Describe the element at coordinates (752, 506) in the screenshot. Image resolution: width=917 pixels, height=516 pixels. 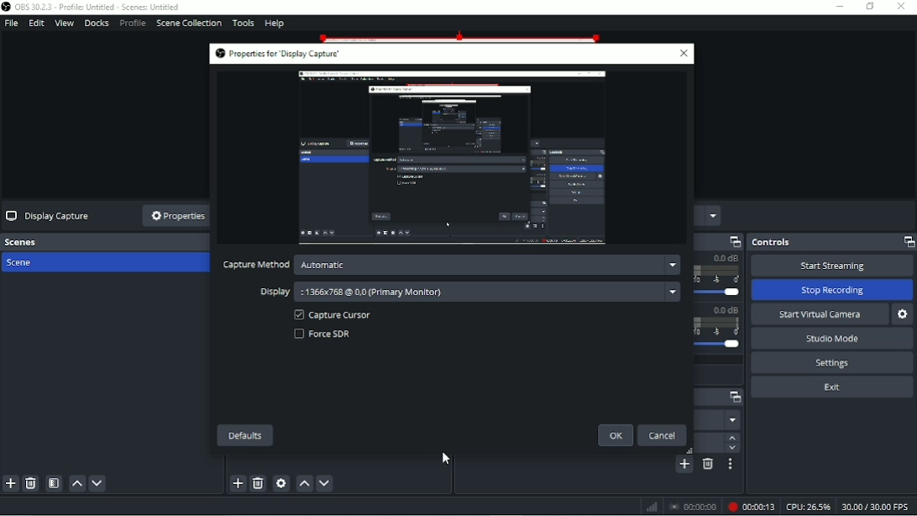
I see `Recording 00:00:13` at that location.